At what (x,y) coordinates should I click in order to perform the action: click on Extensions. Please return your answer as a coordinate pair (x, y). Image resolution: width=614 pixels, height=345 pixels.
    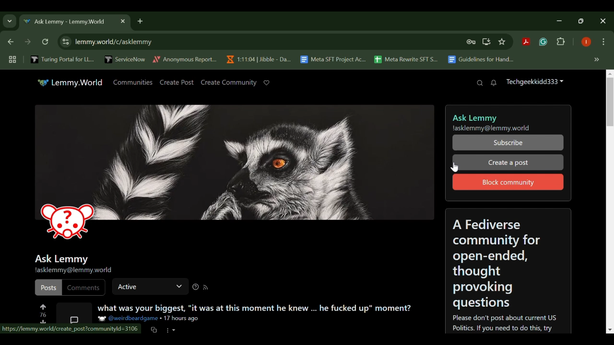
    Looking at the image, I should click on (561, 42).